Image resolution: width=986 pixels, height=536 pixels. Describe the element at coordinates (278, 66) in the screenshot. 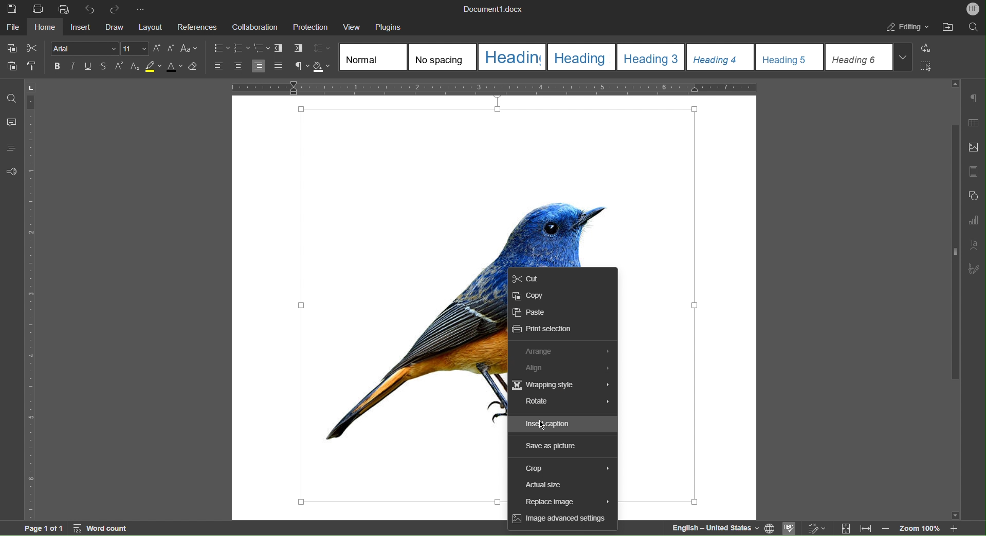

I see `Justify` at that location.